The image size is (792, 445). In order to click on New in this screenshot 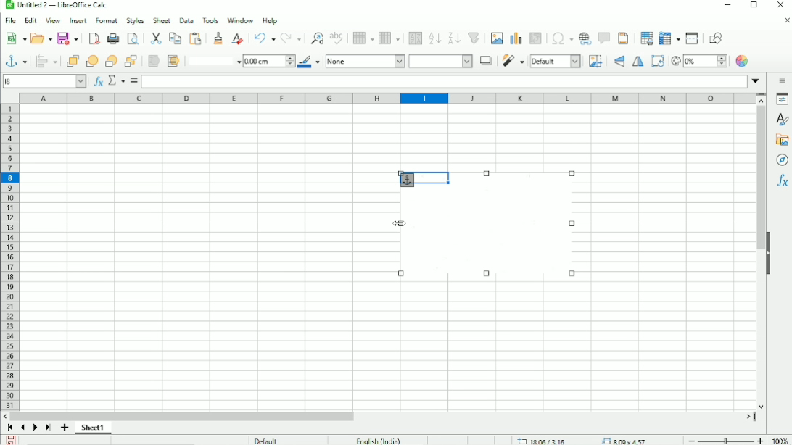, I will do `click(16, 38)`.